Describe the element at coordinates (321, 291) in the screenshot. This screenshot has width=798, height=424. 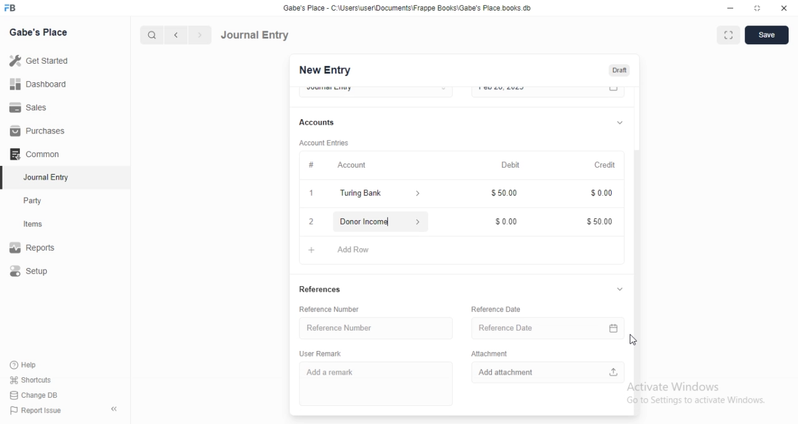
I see `References` at that location.